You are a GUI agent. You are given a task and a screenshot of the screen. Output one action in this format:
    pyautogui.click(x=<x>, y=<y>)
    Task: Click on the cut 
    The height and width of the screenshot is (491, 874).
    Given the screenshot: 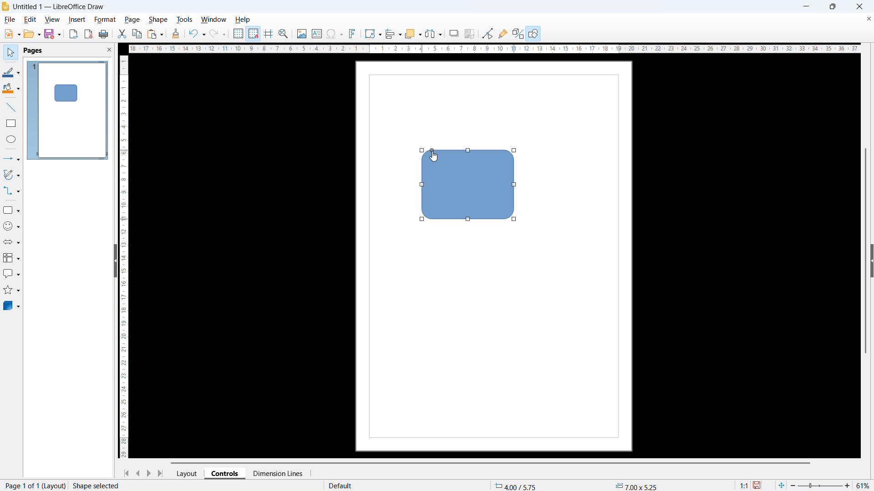 What is the action you would take?
    pyautogui.click(x=121, y=34)
    